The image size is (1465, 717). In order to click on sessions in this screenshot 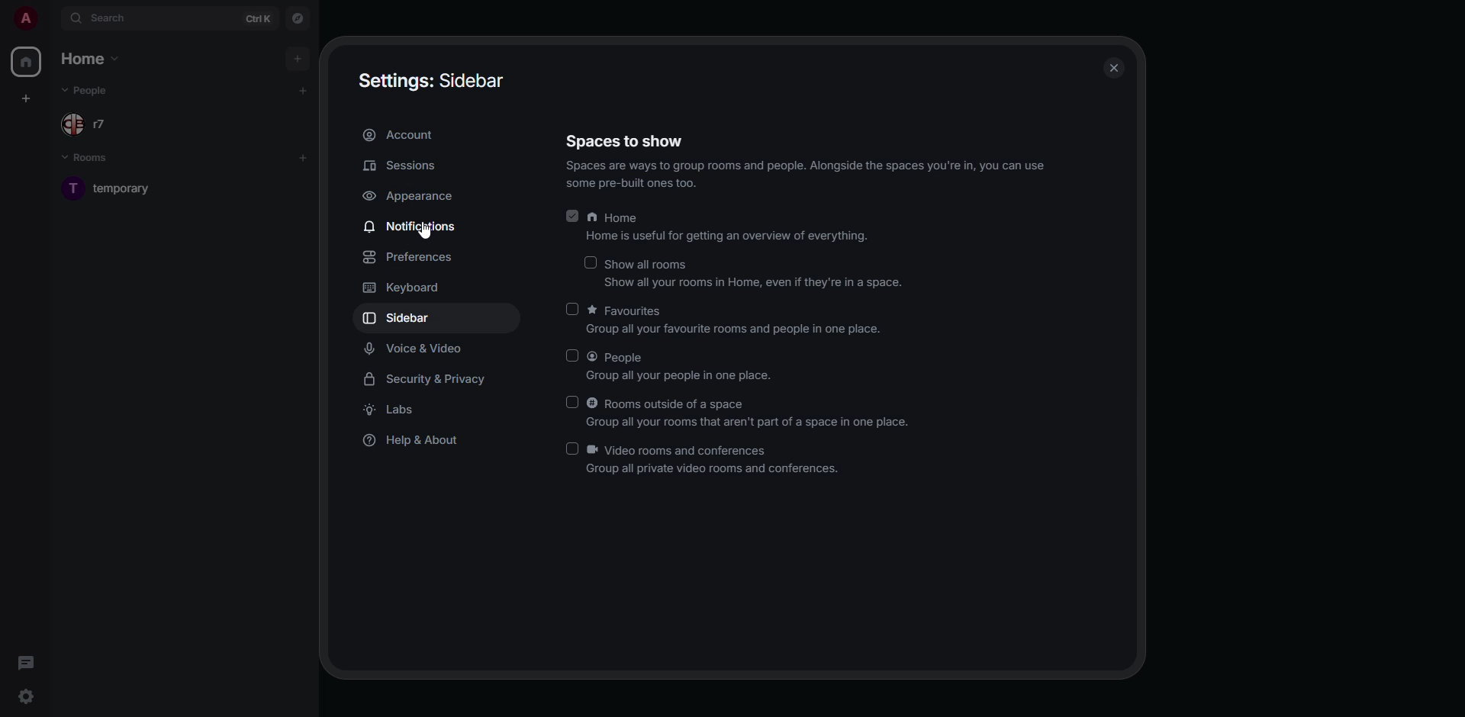, I will do `click(404, 167)`.